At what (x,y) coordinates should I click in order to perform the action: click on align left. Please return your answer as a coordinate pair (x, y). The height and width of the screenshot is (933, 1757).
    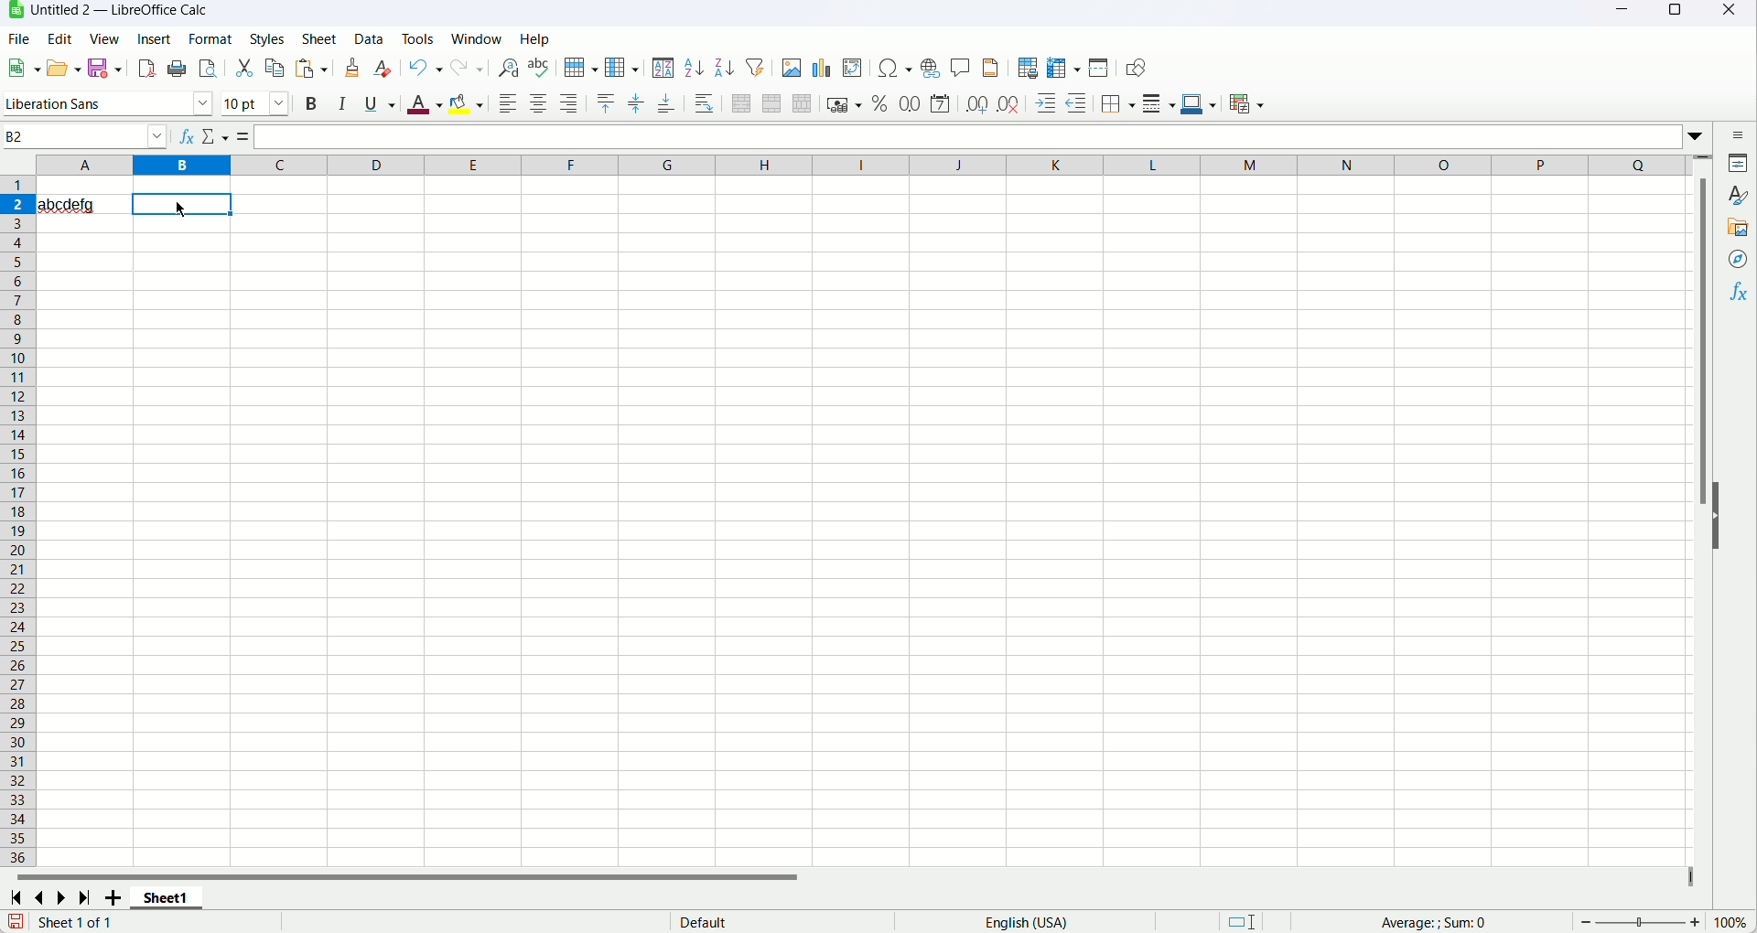
    Looking at the image, I should click on (511, 103).